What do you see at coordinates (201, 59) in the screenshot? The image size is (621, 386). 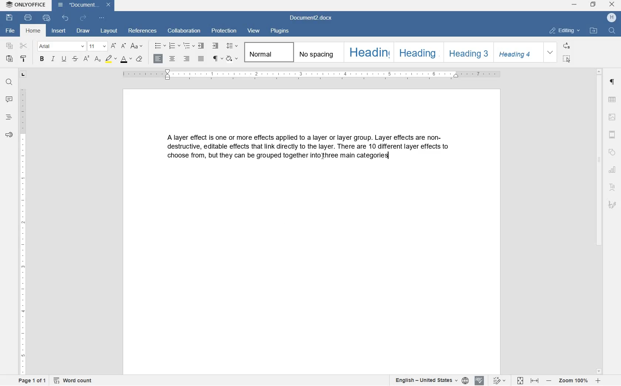 I see `justified` at bounding box center [201, 59].